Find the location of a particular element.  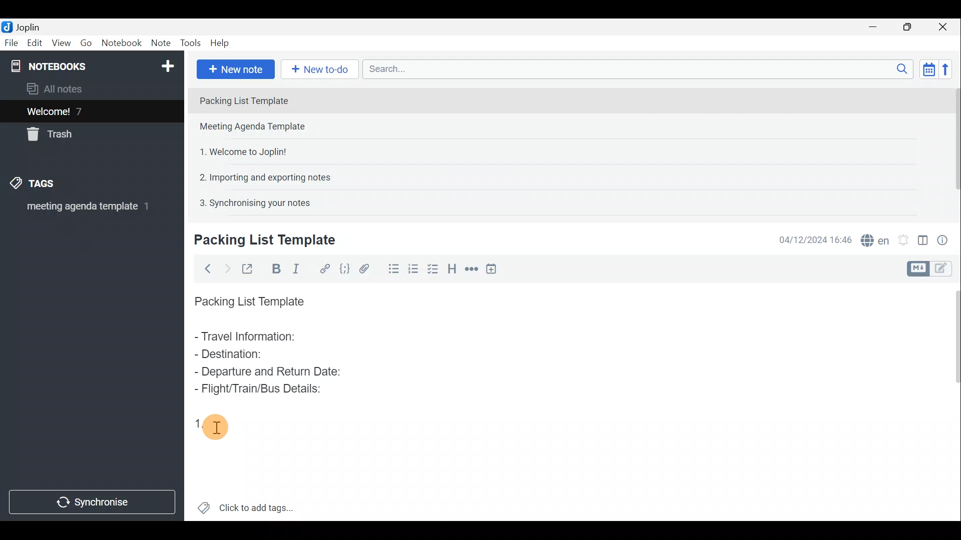

Packing List Template is located at coordinates (247, 298).